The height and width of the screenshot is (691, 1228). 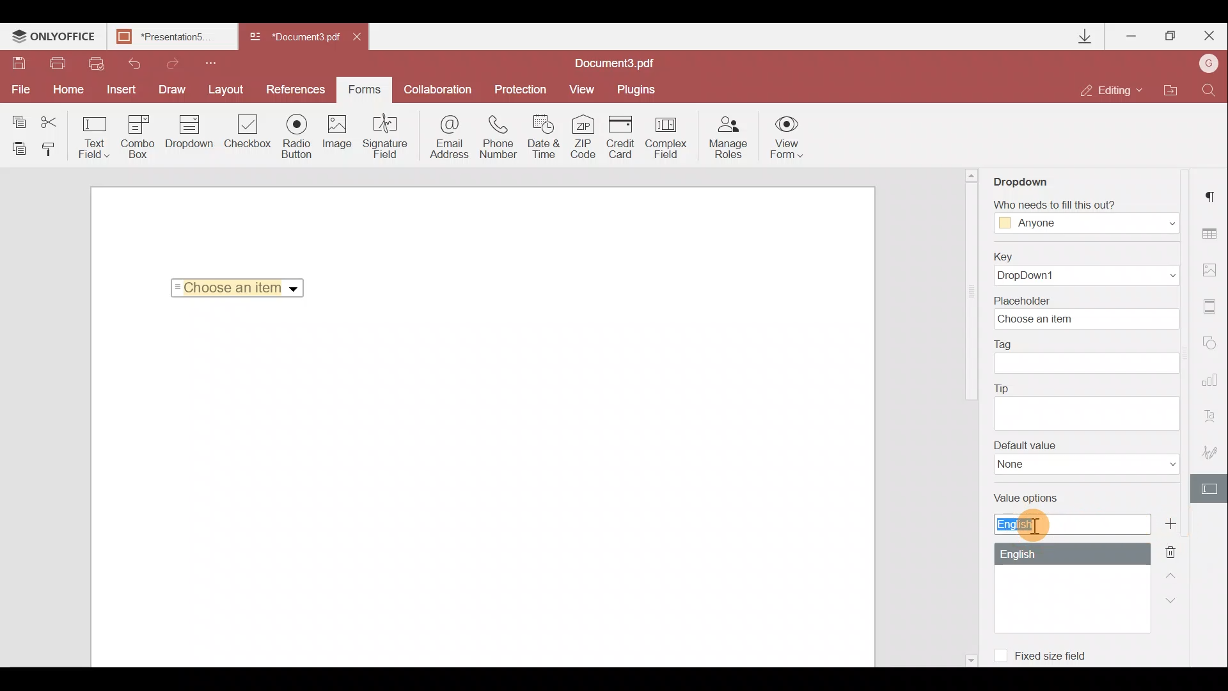 What do you see at coordinates (95, 63) in the screenshot?
I see `Quick print` at bounding box center [95, 63].